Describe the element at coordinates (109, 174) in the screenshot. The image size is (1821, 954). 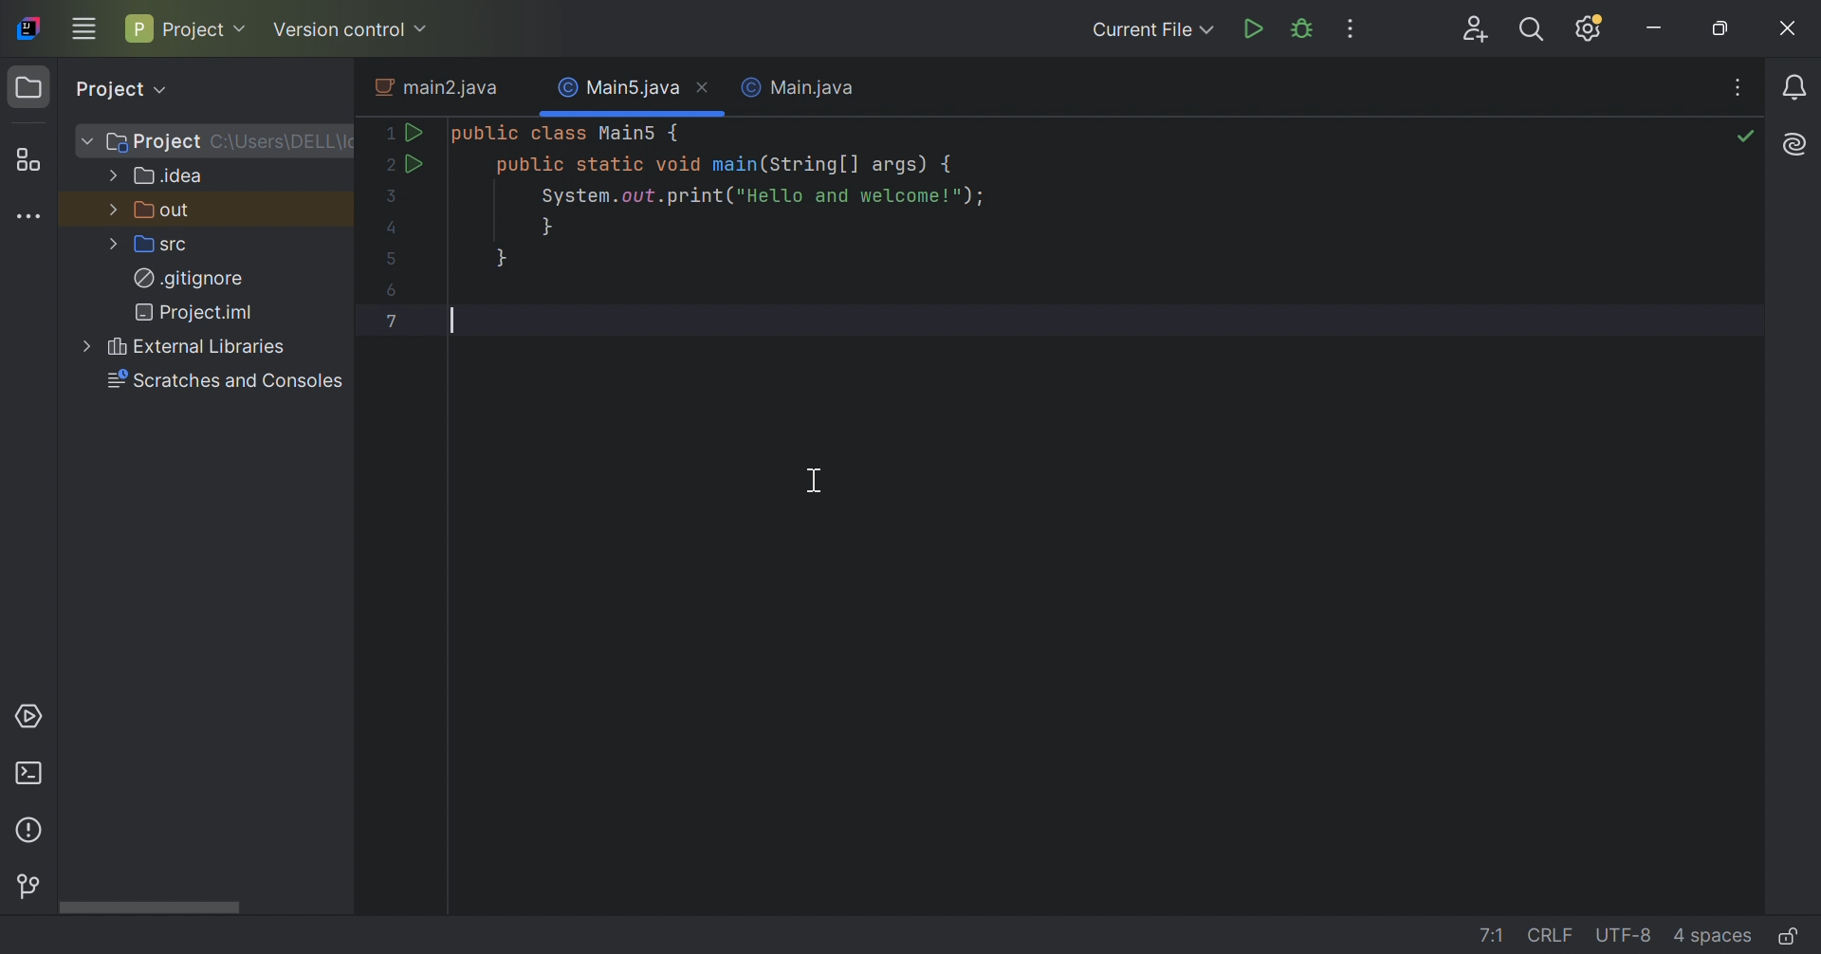
I see `More` at that location.